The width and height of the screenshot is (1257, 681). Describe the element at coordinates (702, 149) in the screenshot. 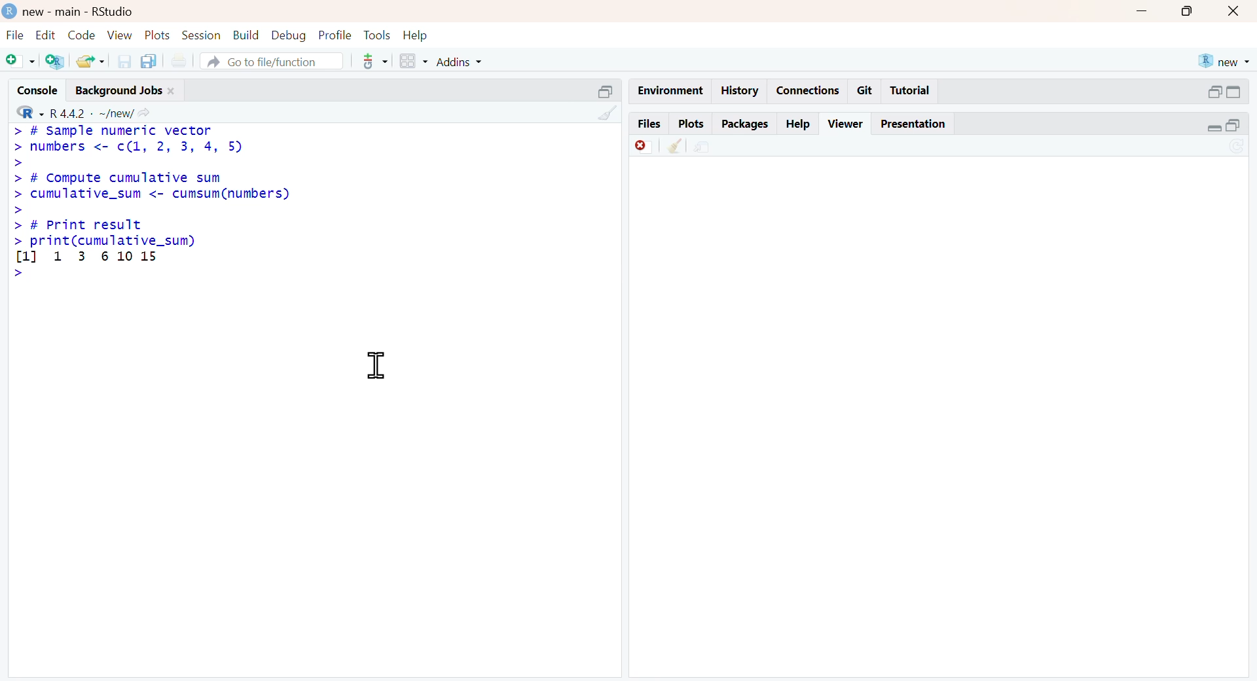

I see `environment` at that location.